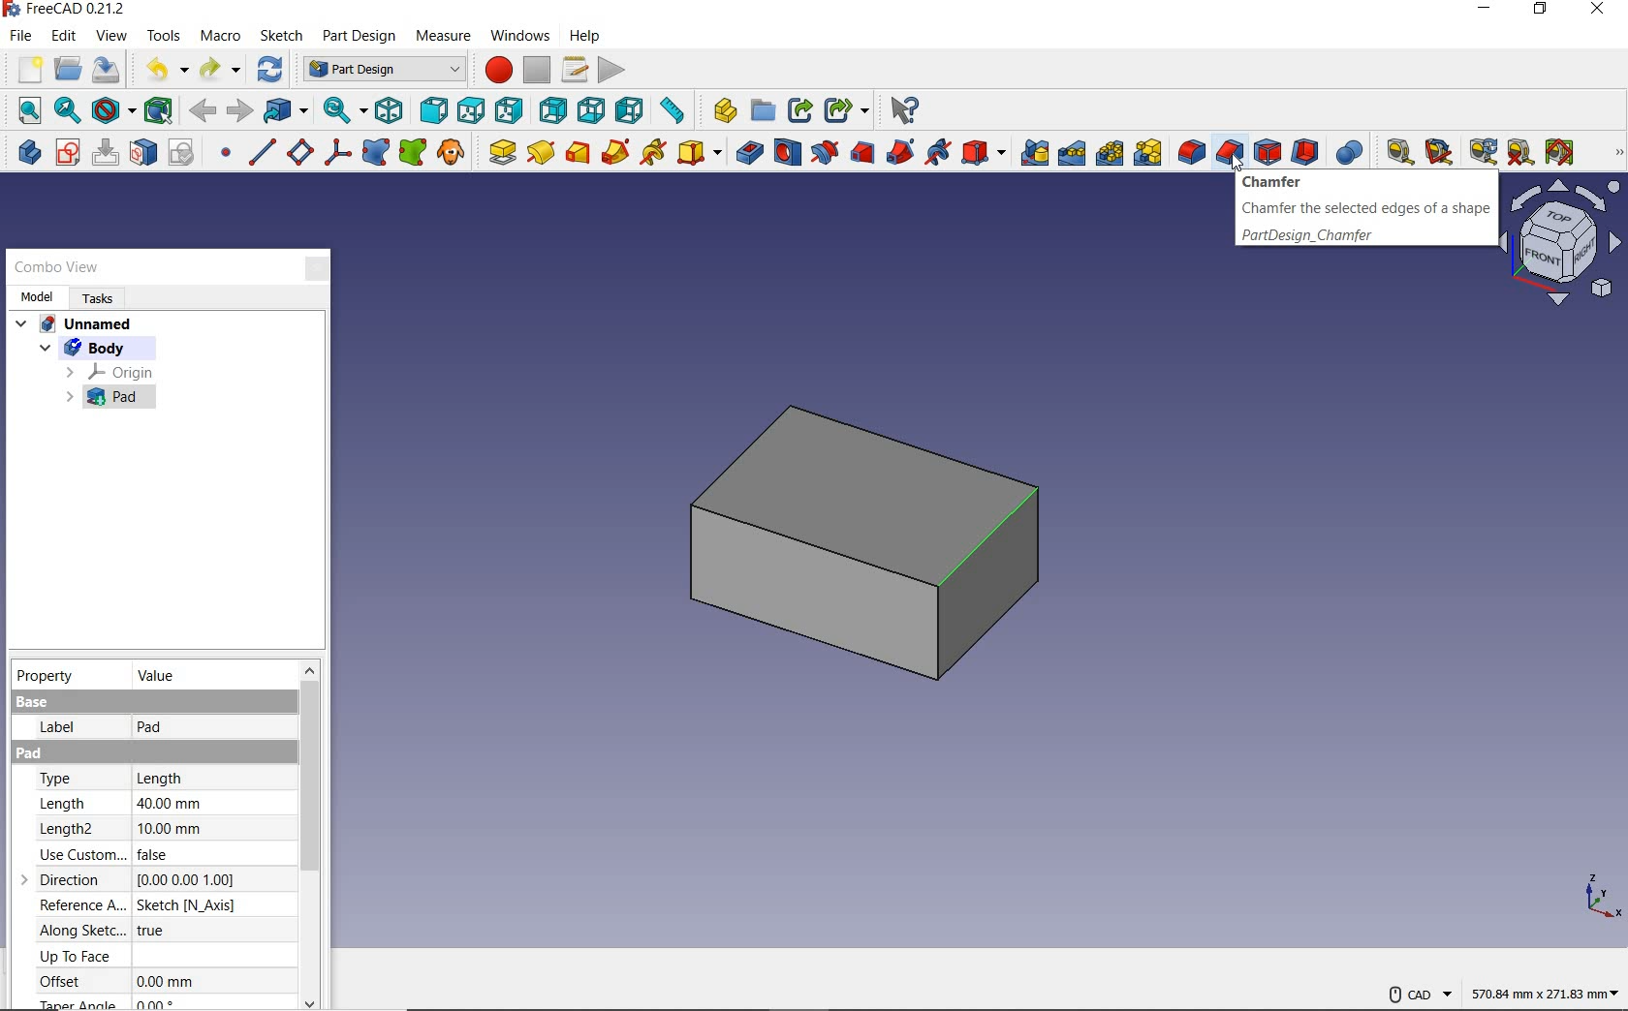 The width and height of the screenshot is (1628, 1011). Describe the element at coordinates (193, 880) in the screenshot. I see `[0.00 0.00 1.00]` at that location.